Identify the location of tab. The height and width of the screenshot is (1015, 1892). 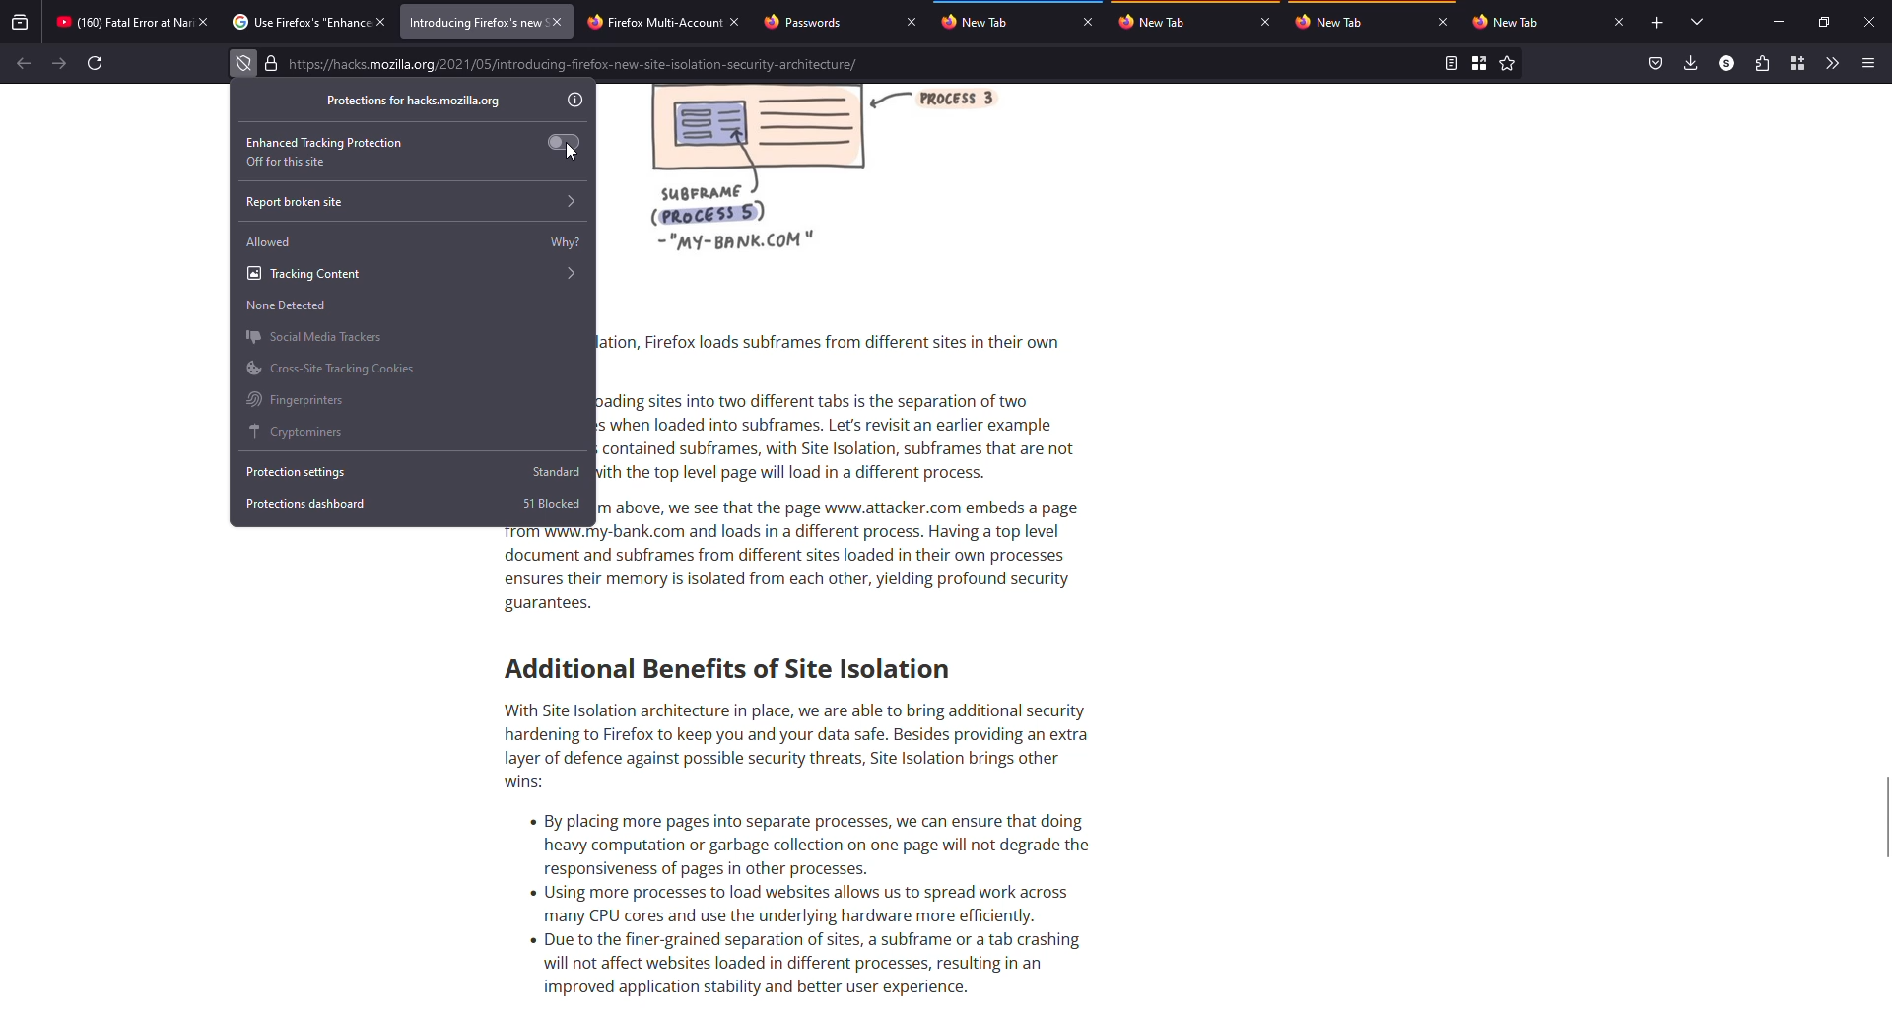
(651, 23).